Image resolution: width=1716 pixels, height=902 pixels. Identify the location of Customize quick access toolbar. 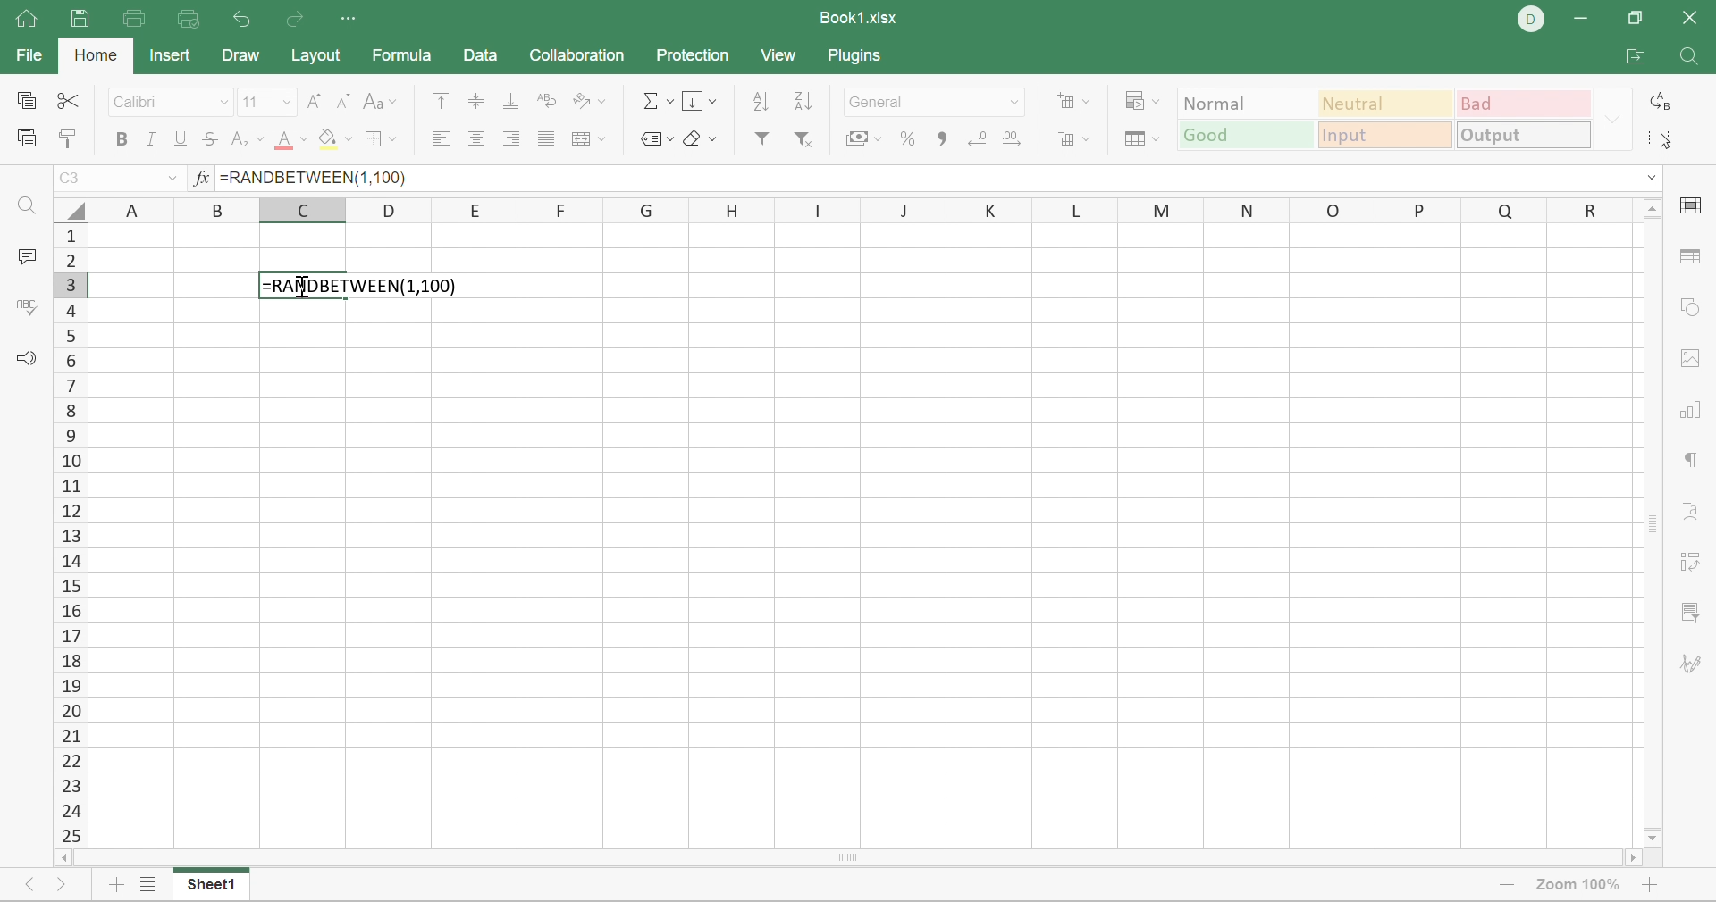
(353, 21).